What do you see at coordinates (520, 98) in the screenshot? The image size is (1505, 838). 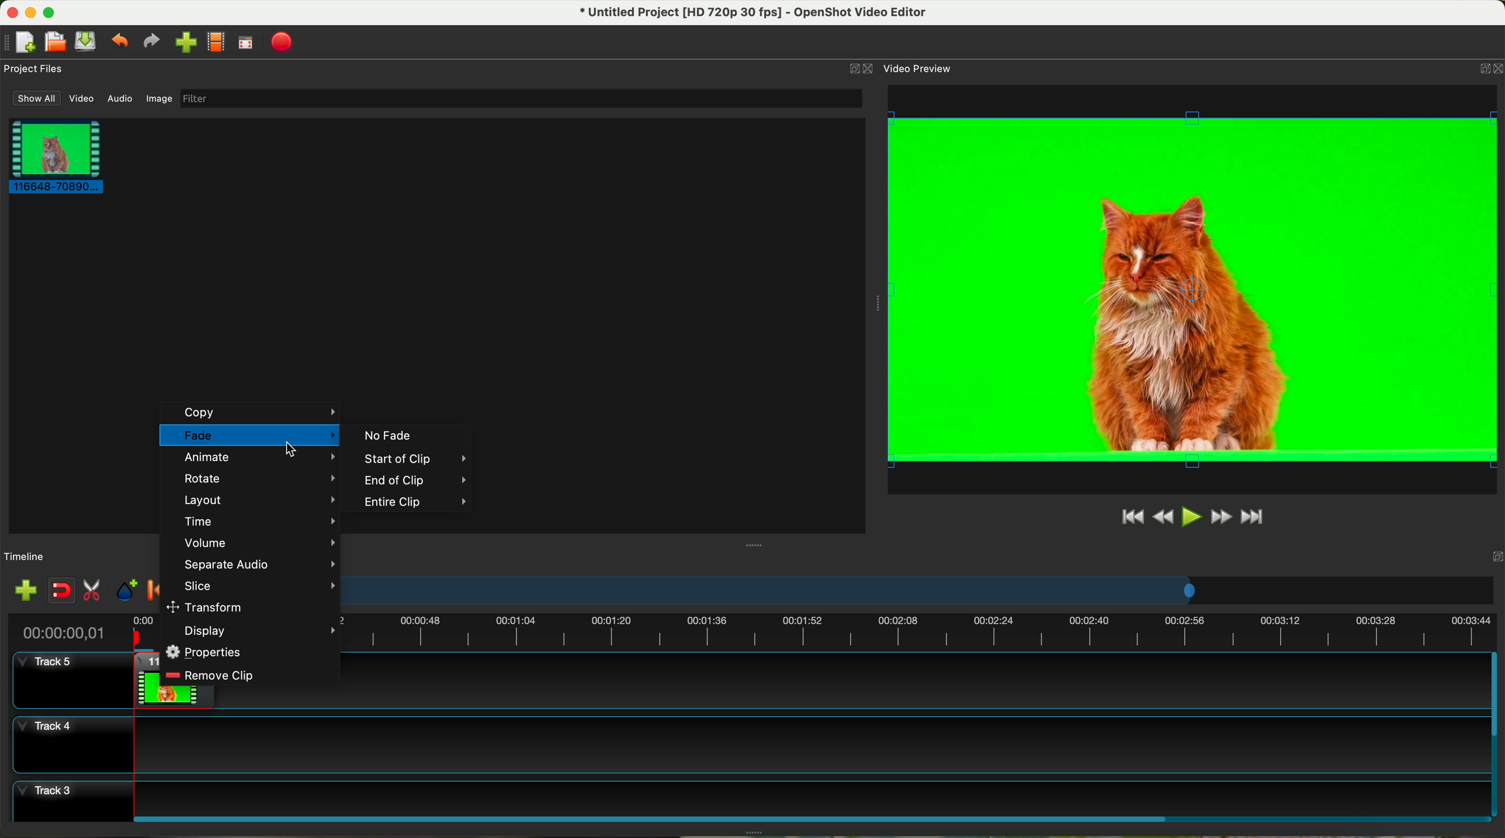 I see `filter` at bounding box center [520, 98].